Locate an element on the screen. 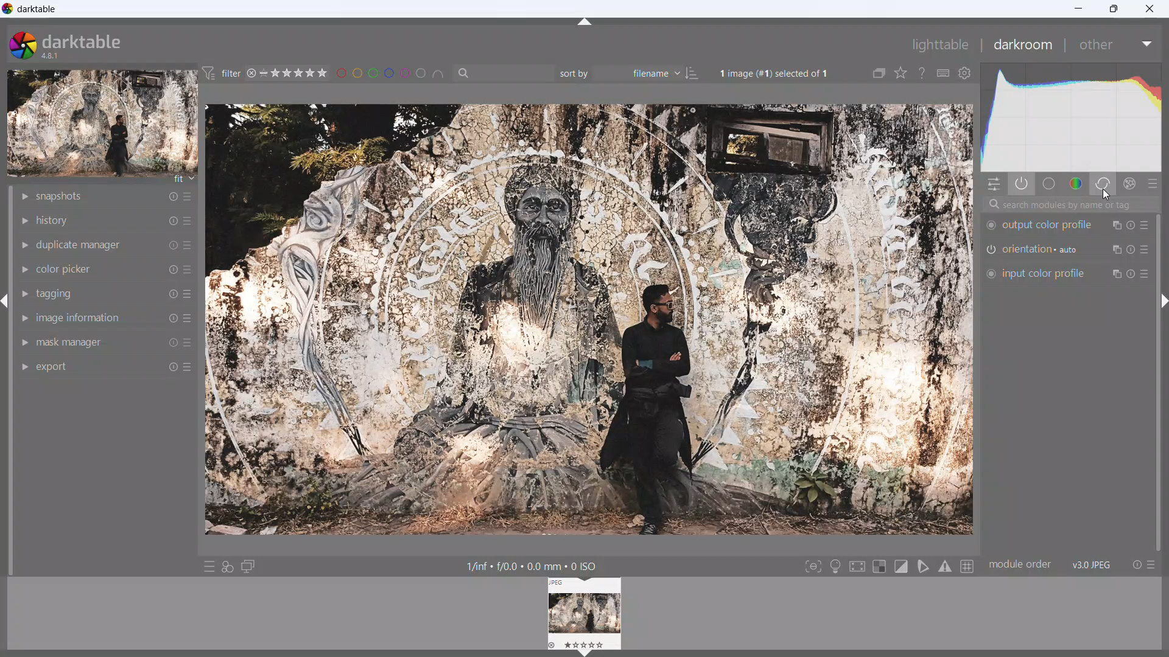  more options is located at coordinates (191, 321).